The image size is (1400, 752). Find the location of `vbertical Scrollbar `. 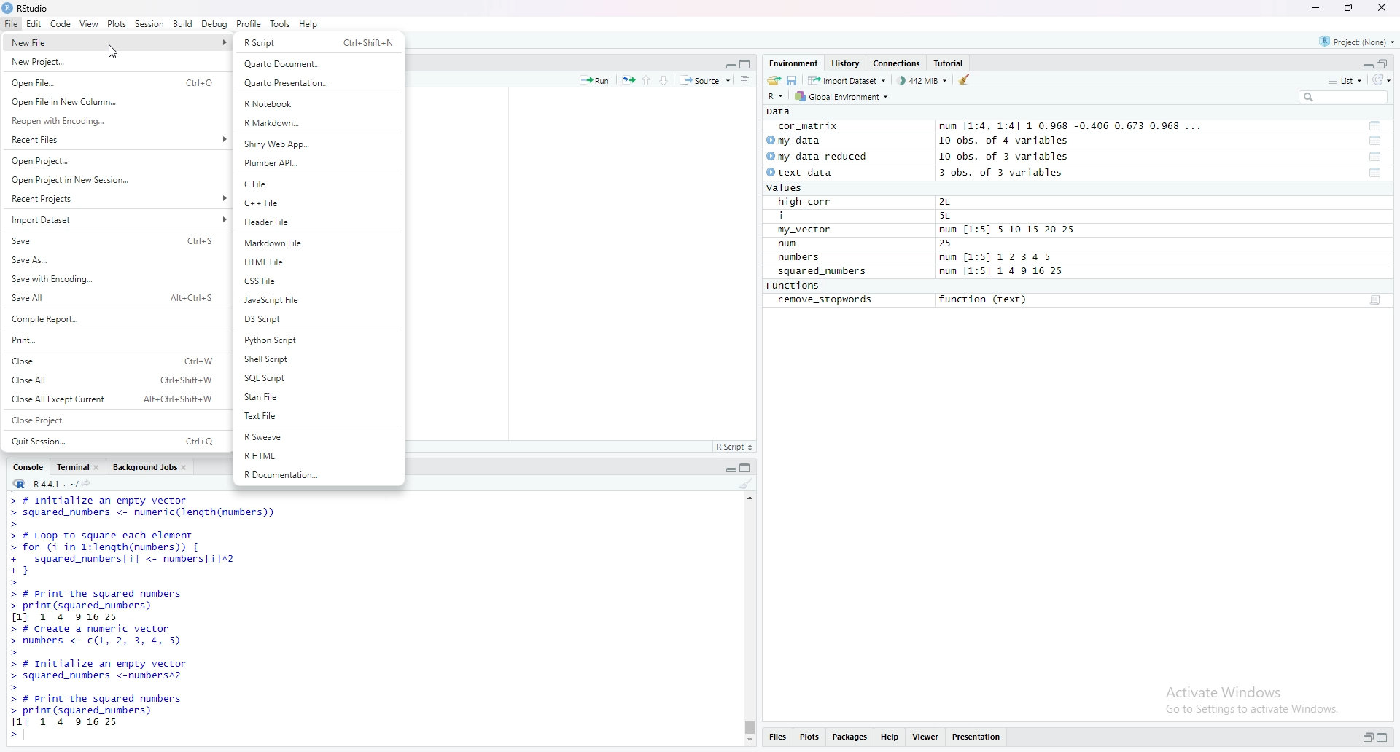

vbertical Scrollbar  is located at coordinates (747, 725).